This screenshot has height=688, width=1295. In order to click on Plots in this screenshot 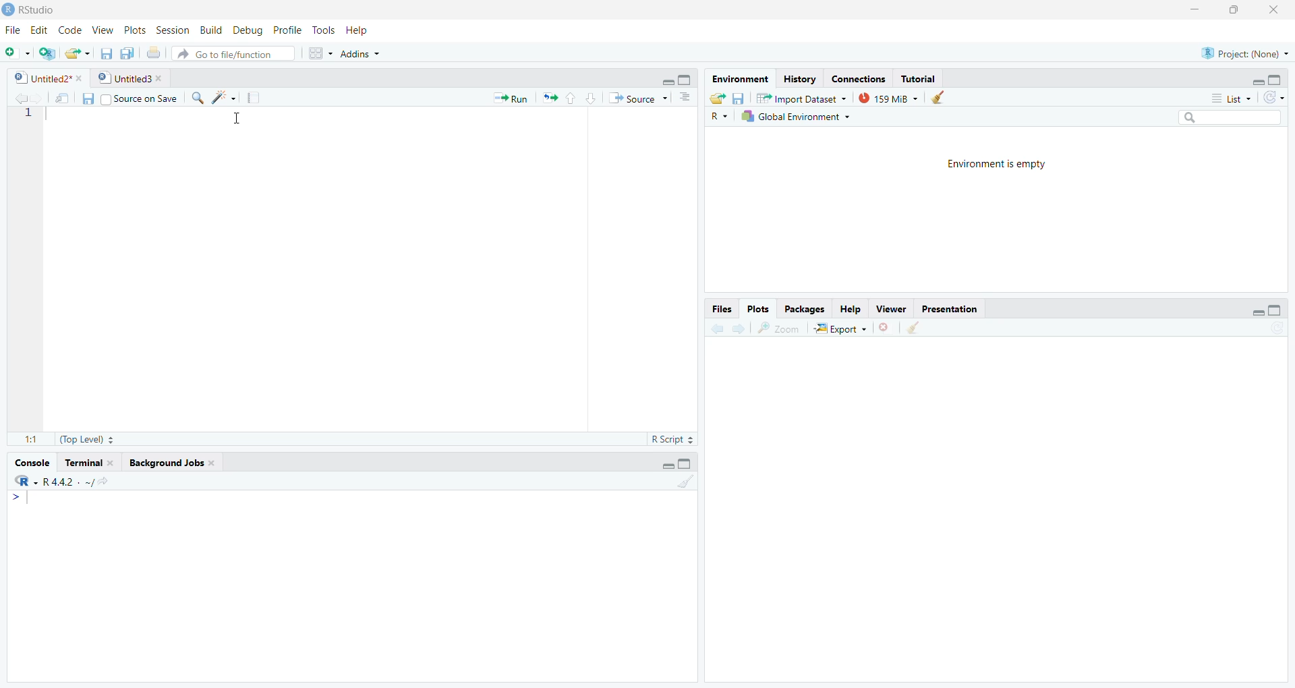, I will do `click(133, 30)`.